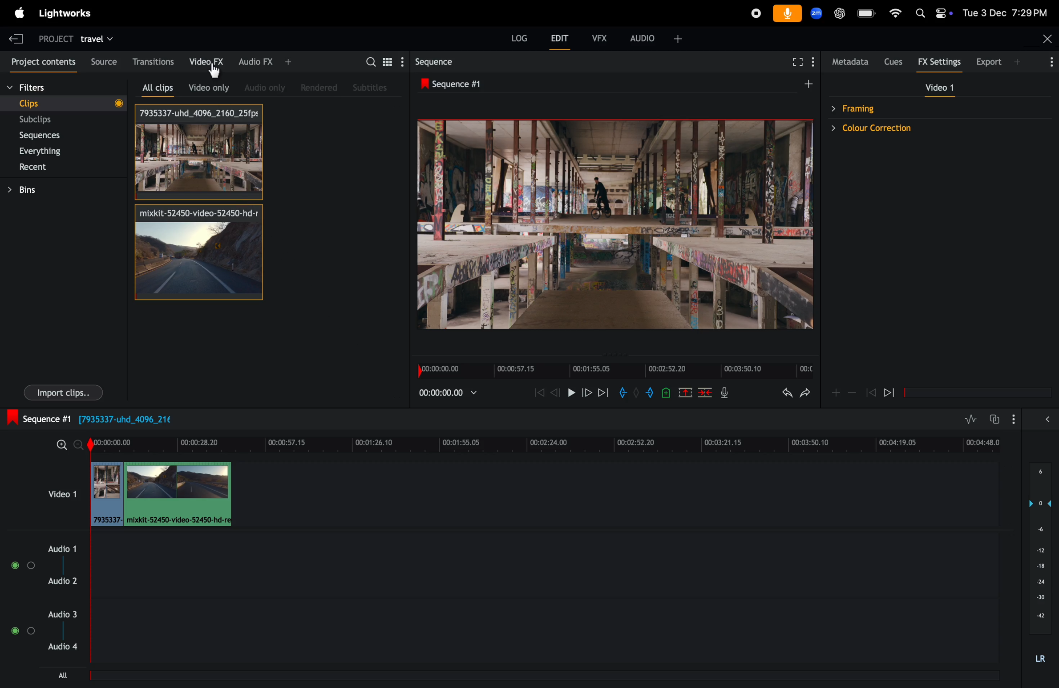 The height and width of the screenshot is (688, 1059). I want to click on add out, so click(644, 394).